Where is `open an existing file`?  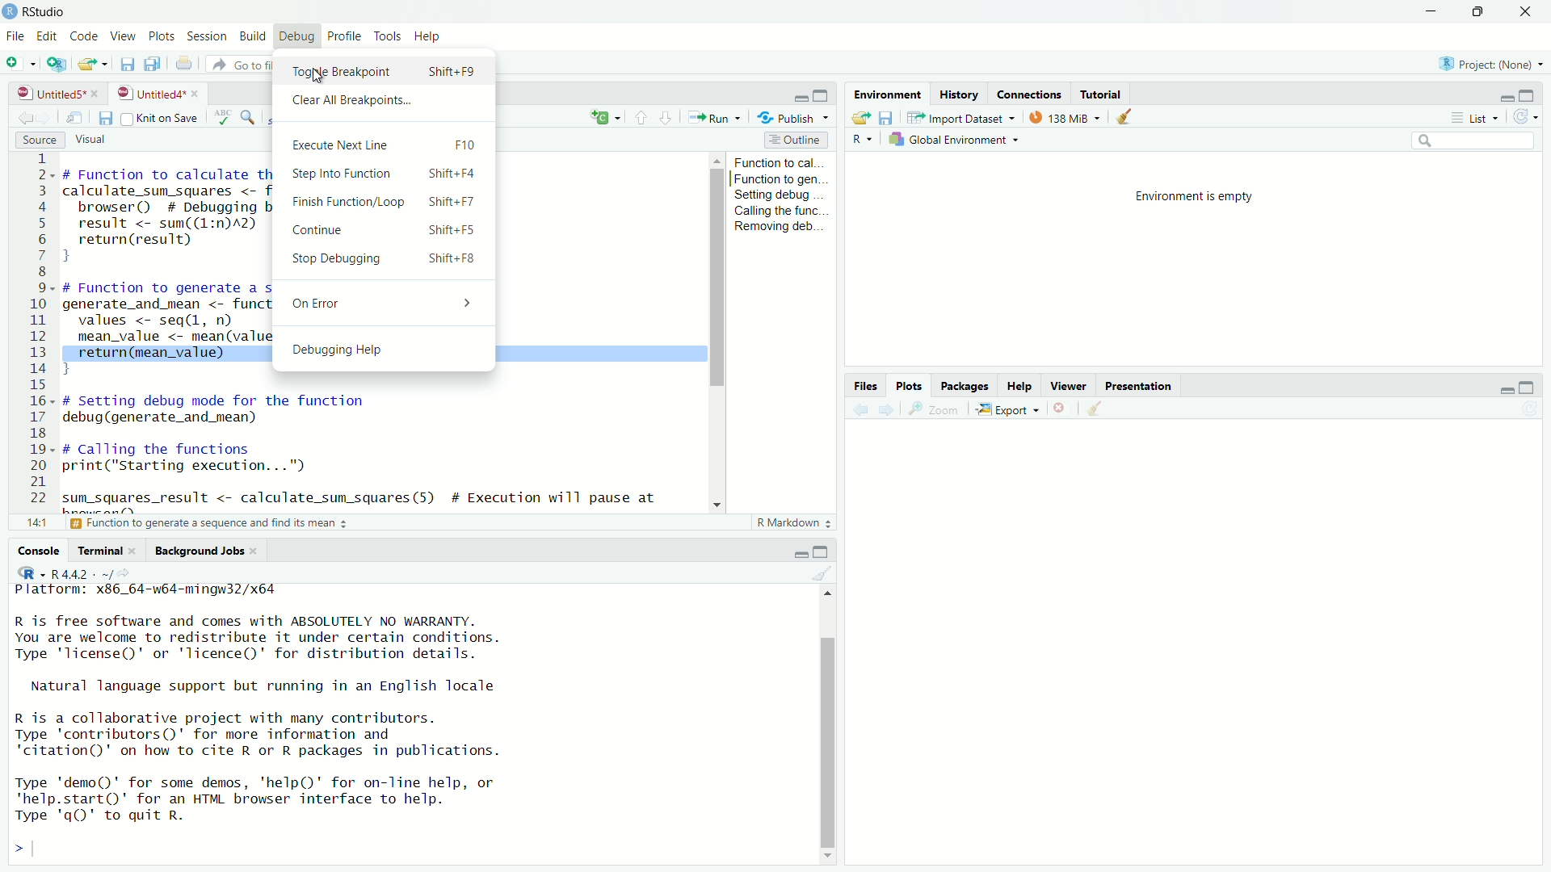
open an existing file is located at coordinates (91, 64).